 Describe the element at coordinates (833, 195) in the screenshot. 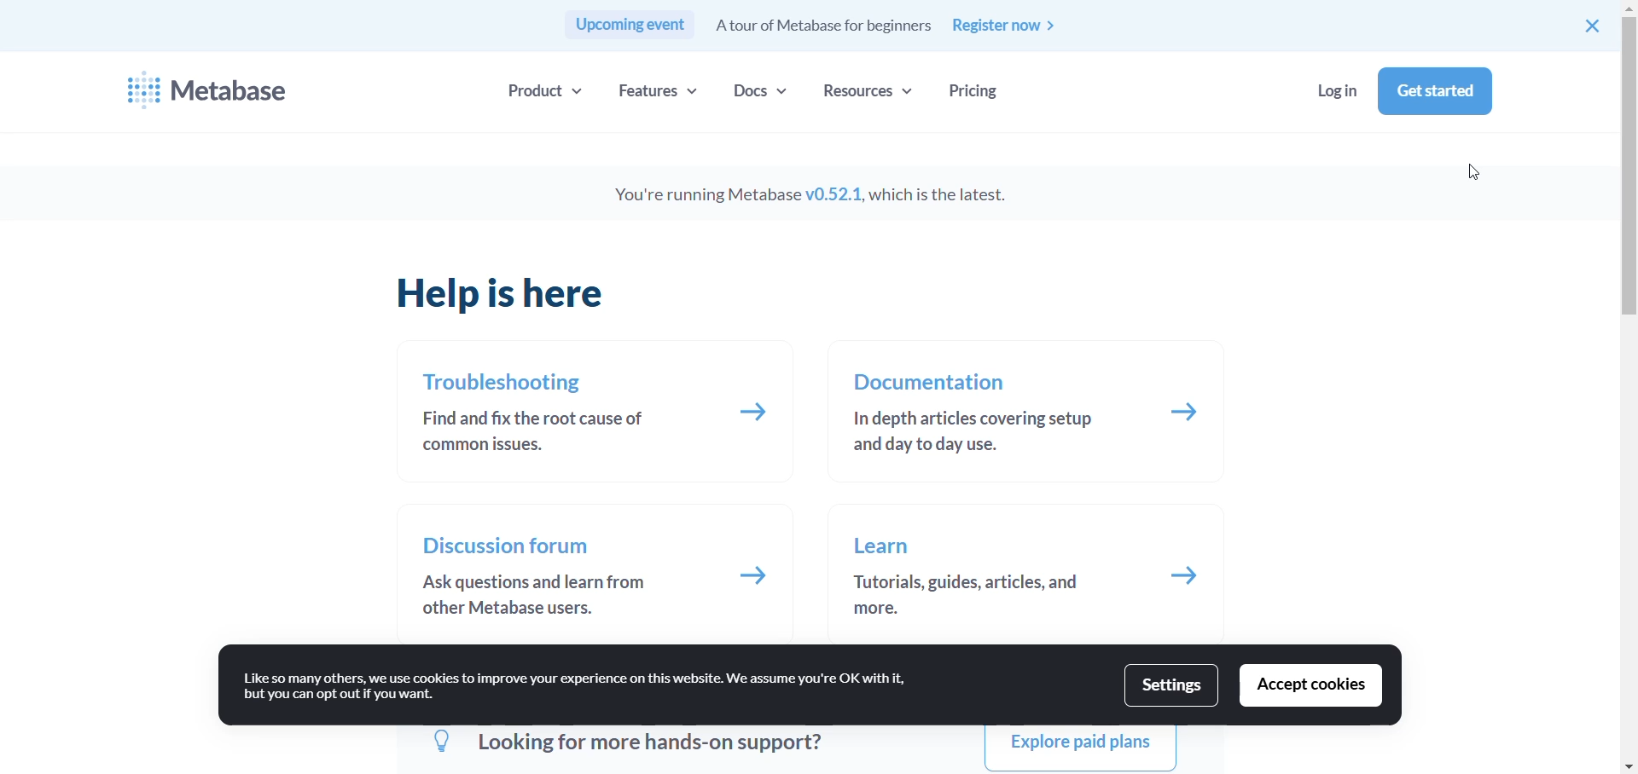

I see `You're running Metabase v0.52.1, which is the latest.` at that location.